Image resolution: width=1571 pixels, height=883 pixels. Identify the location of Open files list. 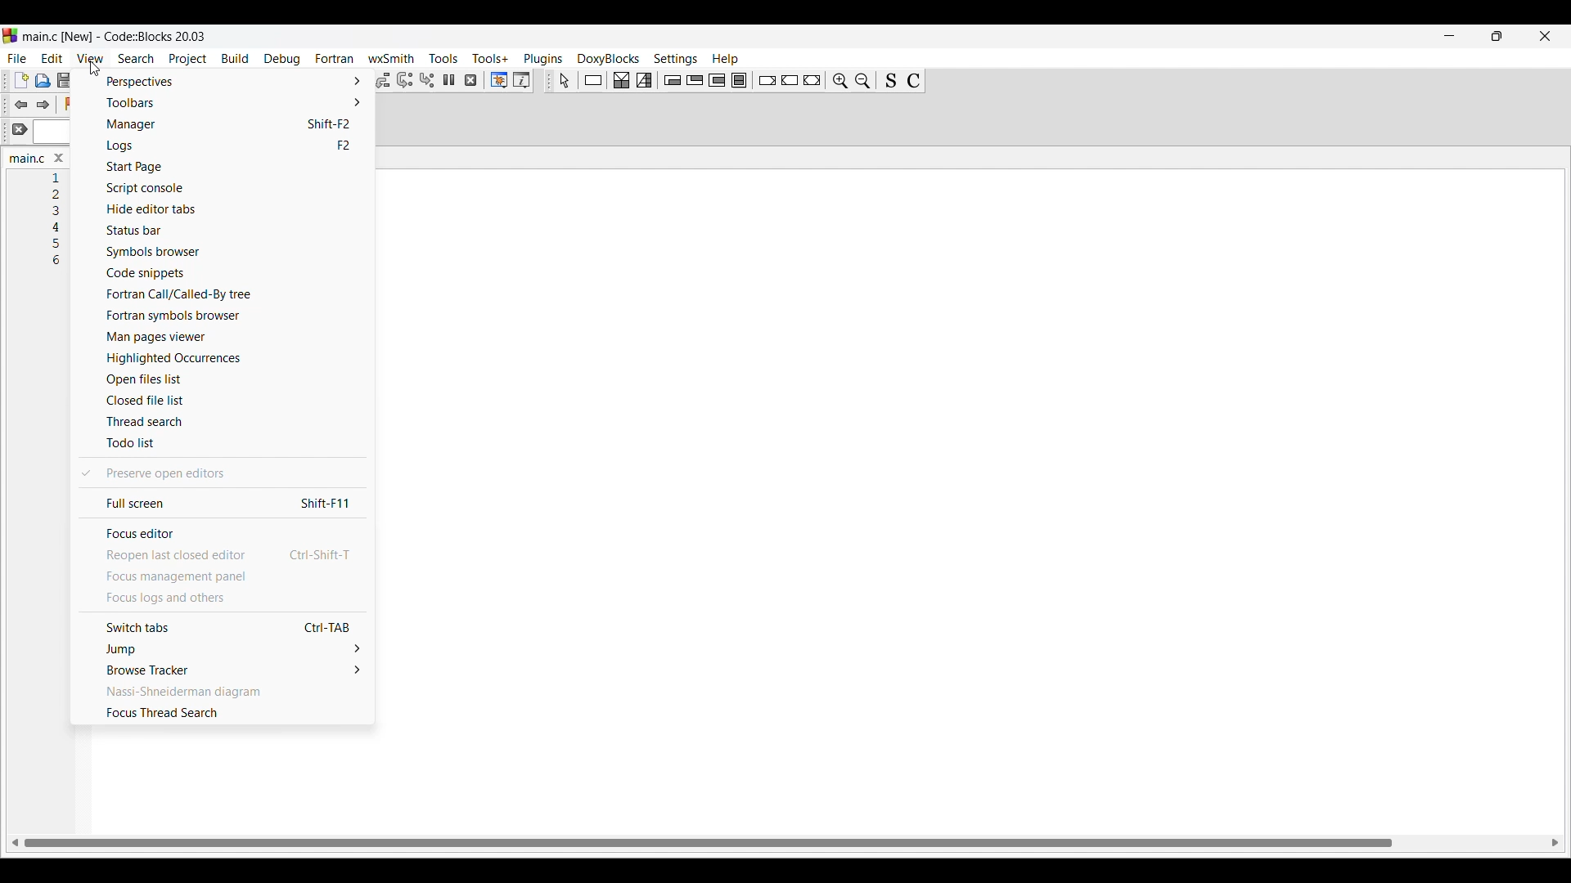
(227, 379).